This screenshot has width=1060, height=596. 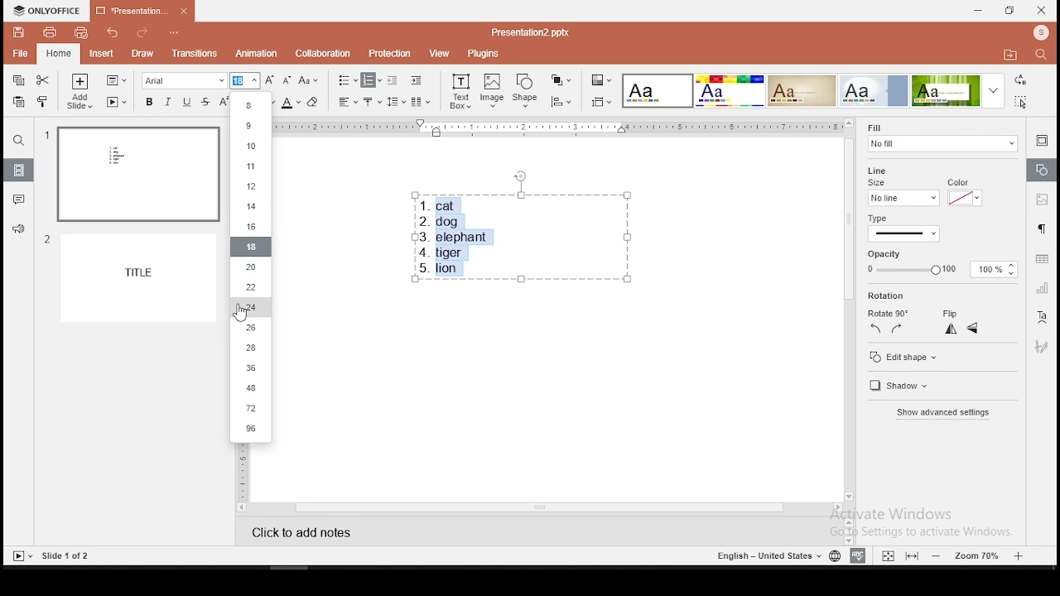 I want to click on chart settings, so click(x=1041, y=289).